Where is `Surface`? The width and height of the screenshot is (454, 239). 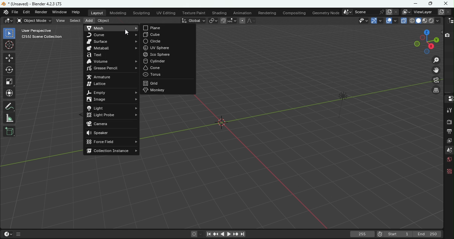
Surface is located at coordinates (112, 42).